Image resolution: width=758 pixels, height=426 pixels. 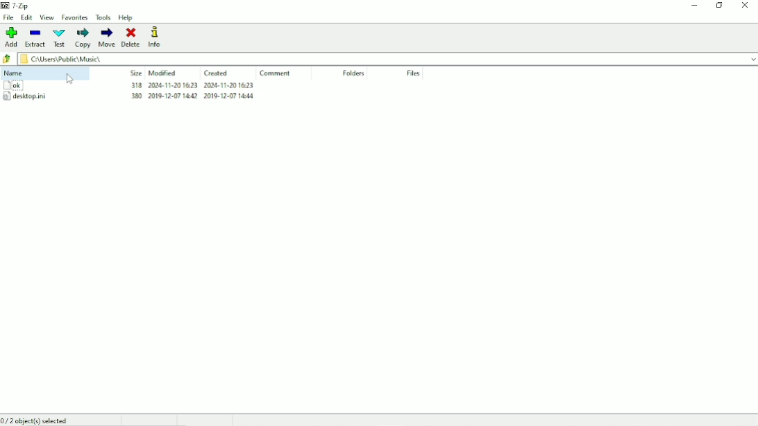 What do you see at coordinates (12, 37) in the screenshot?
I see `Add` at bounding box center [12, 37].